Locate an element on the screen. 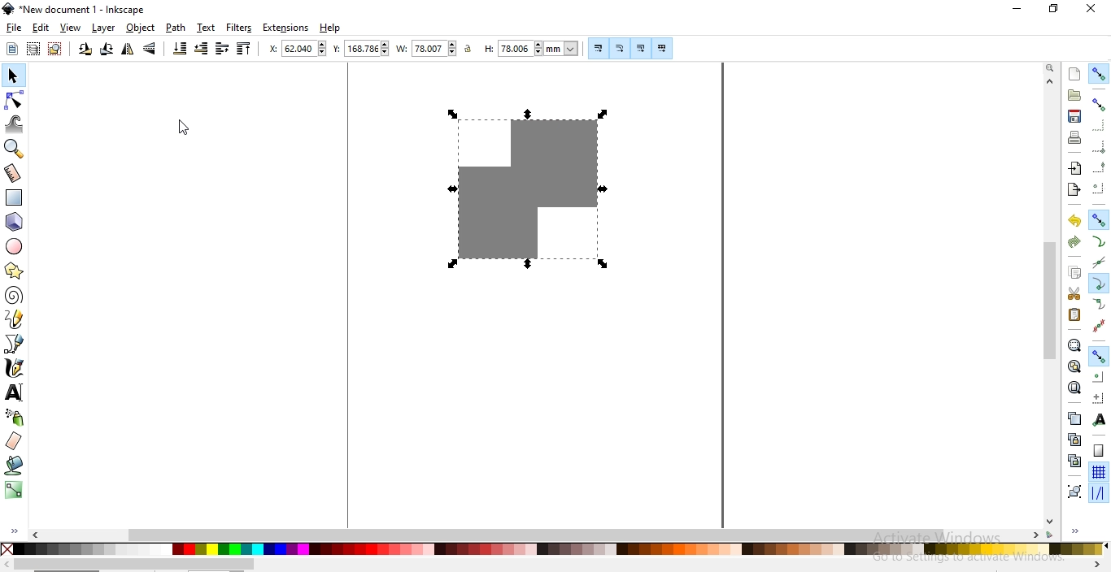 This screenshot has width=1111, height=572. path is located at coordinates (176, 28).